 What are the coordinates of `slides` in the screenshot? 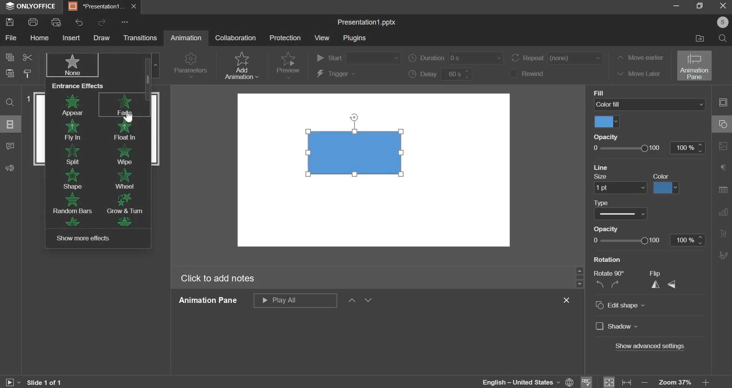 It's located at (11, 124).